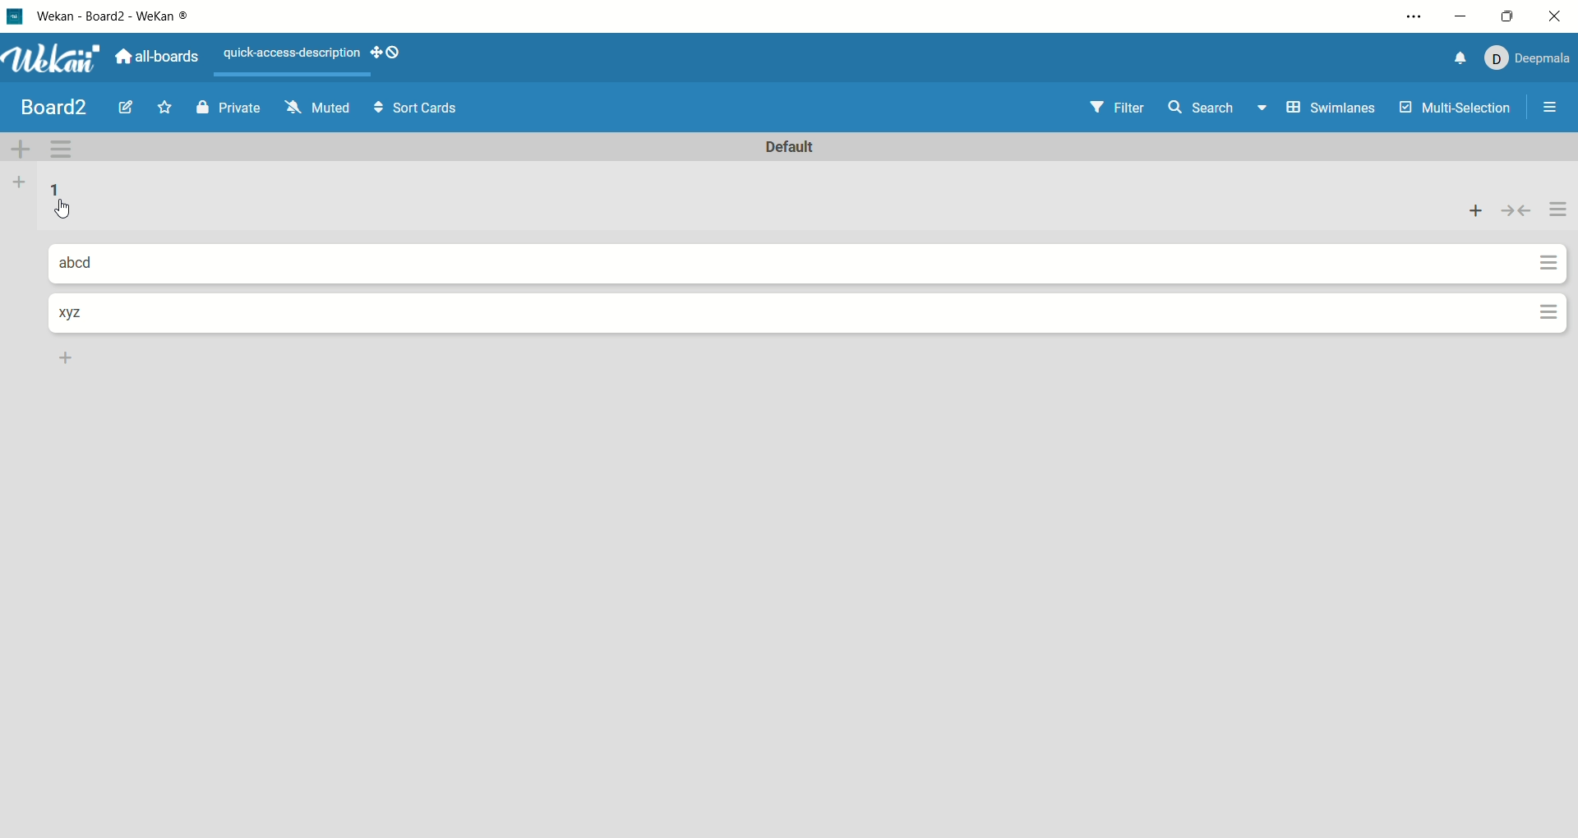  Describe the element at coordinates (18, 184) in the screenshot. I see `add list` at that location.